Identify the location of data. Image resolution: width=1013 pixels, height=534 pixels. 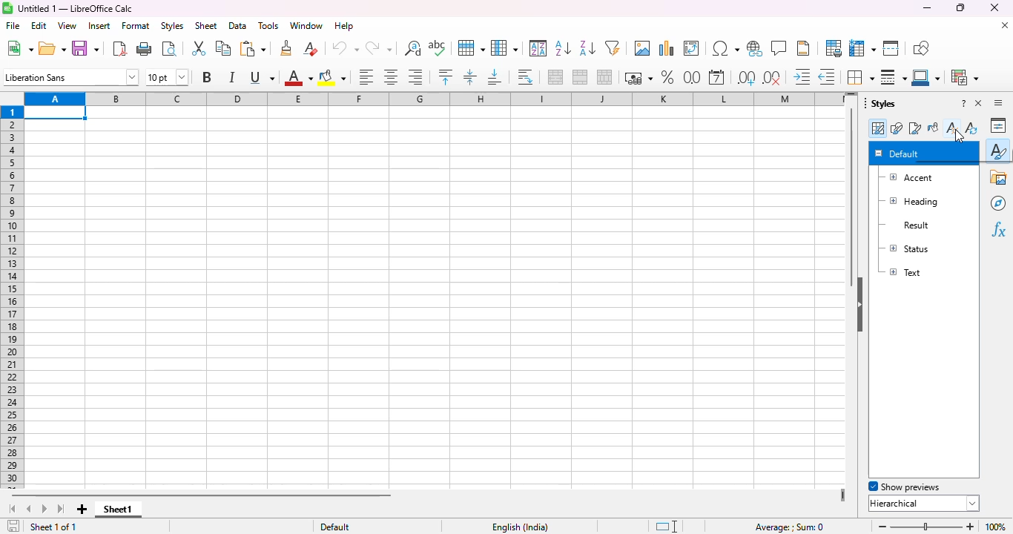
(238, 26).